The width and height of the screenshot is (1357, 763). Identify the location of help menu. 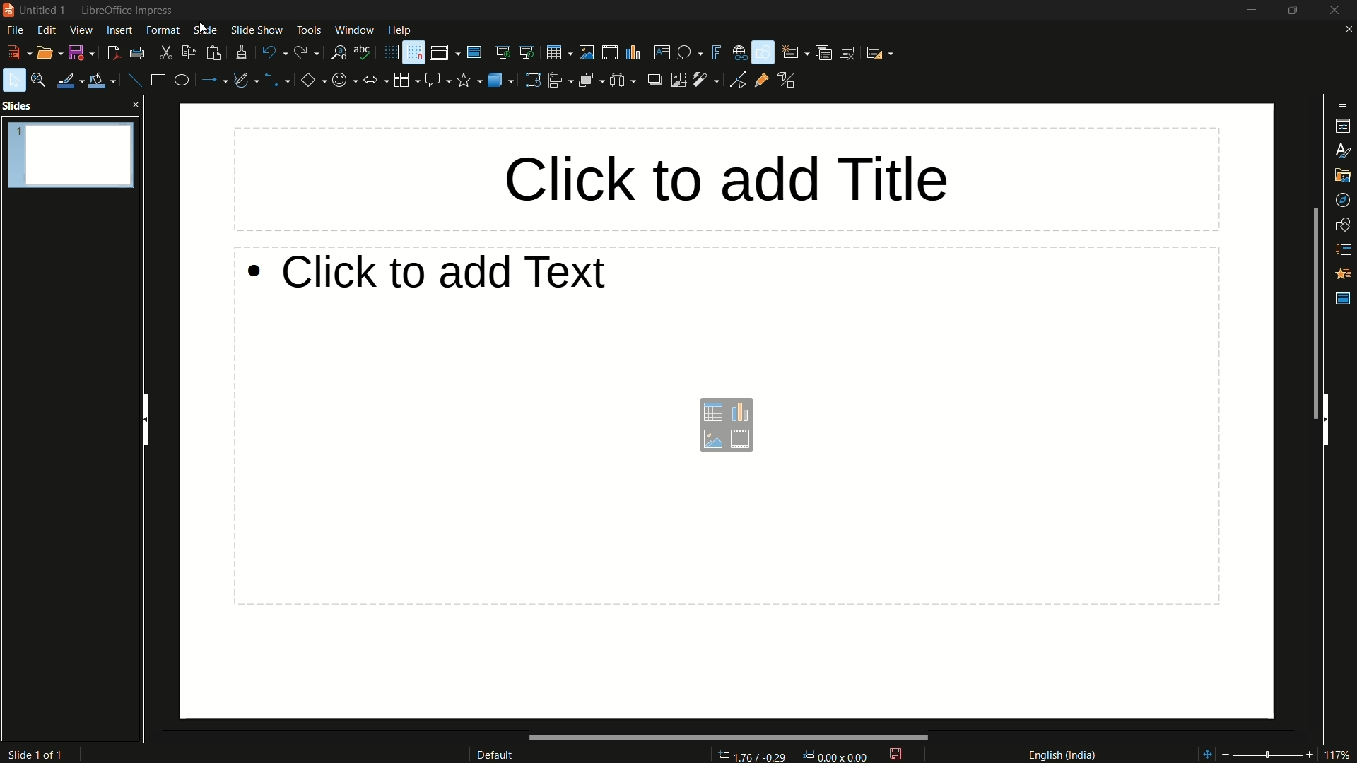
(400, 30).